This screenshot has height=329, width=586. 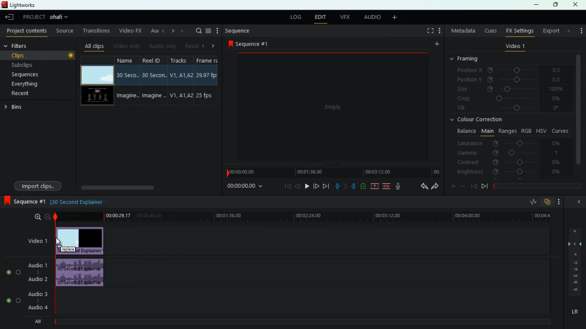 What do you see at coordinates (315, 185) in the screenshot?
I see `front` at bounding box center [315, 185].